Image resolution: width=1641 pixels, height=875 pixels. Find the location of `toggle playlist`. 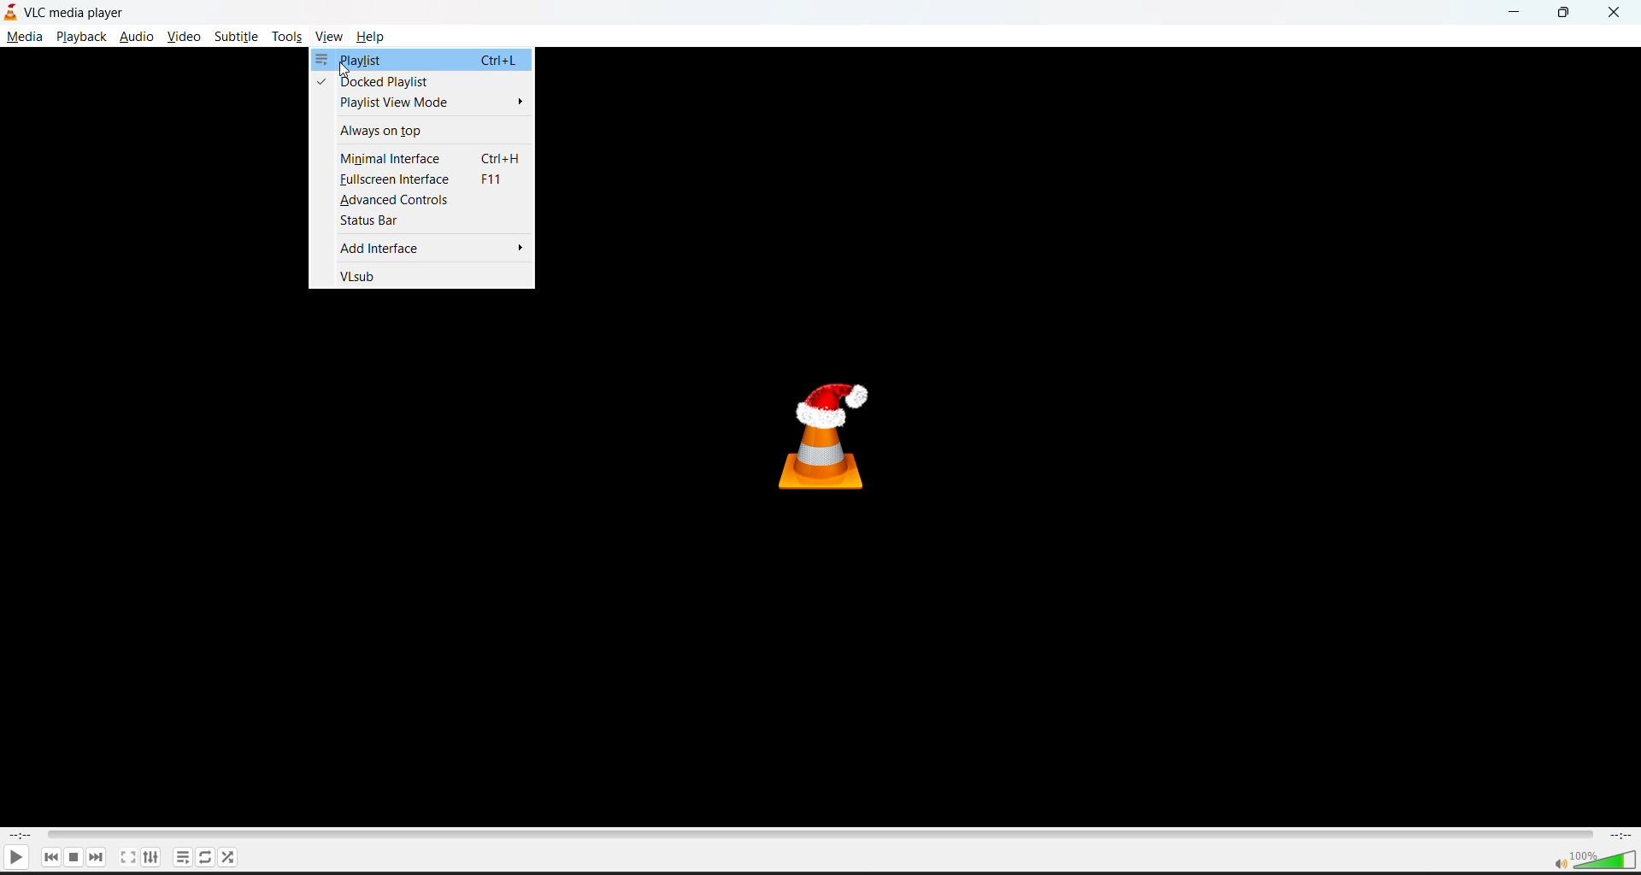

toggle playlist is located at coordinates (184, 857).